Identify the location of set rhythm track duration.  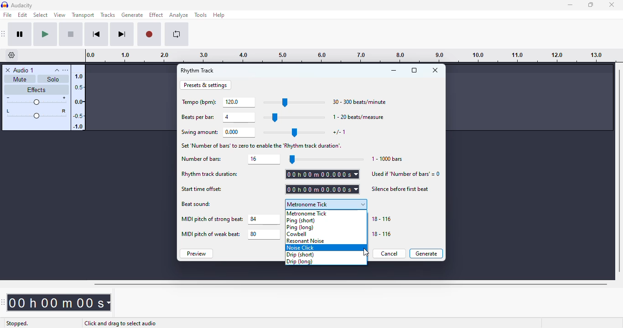
(322, 174).